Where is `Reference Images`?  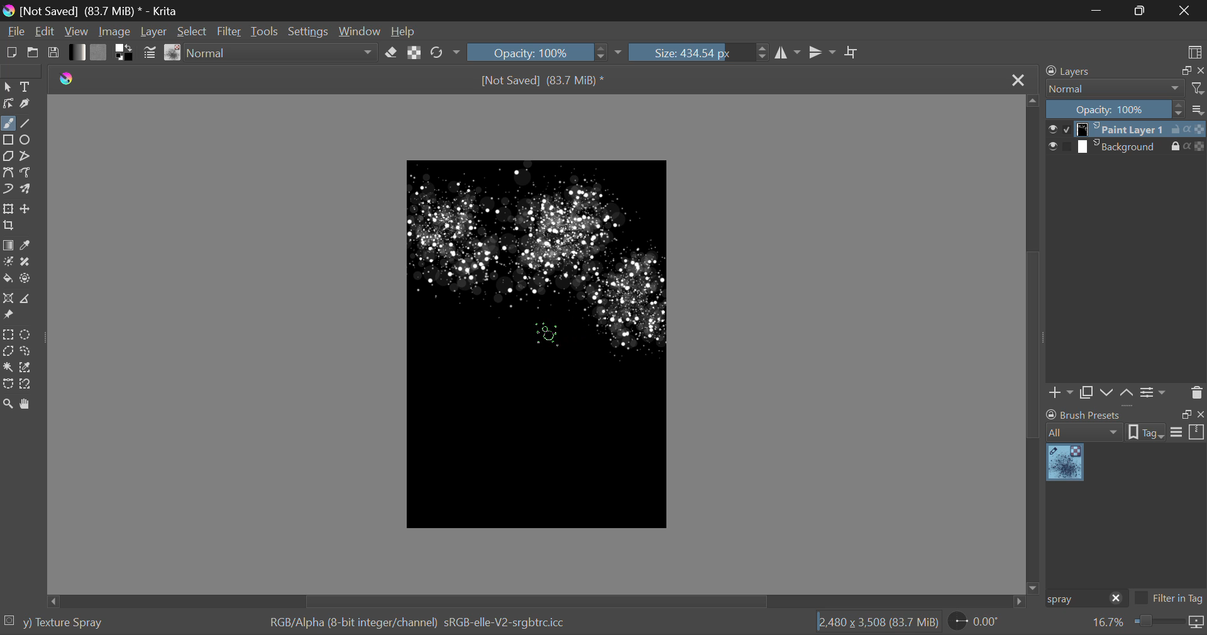 Reference Images is located at coordinates (8, 315).